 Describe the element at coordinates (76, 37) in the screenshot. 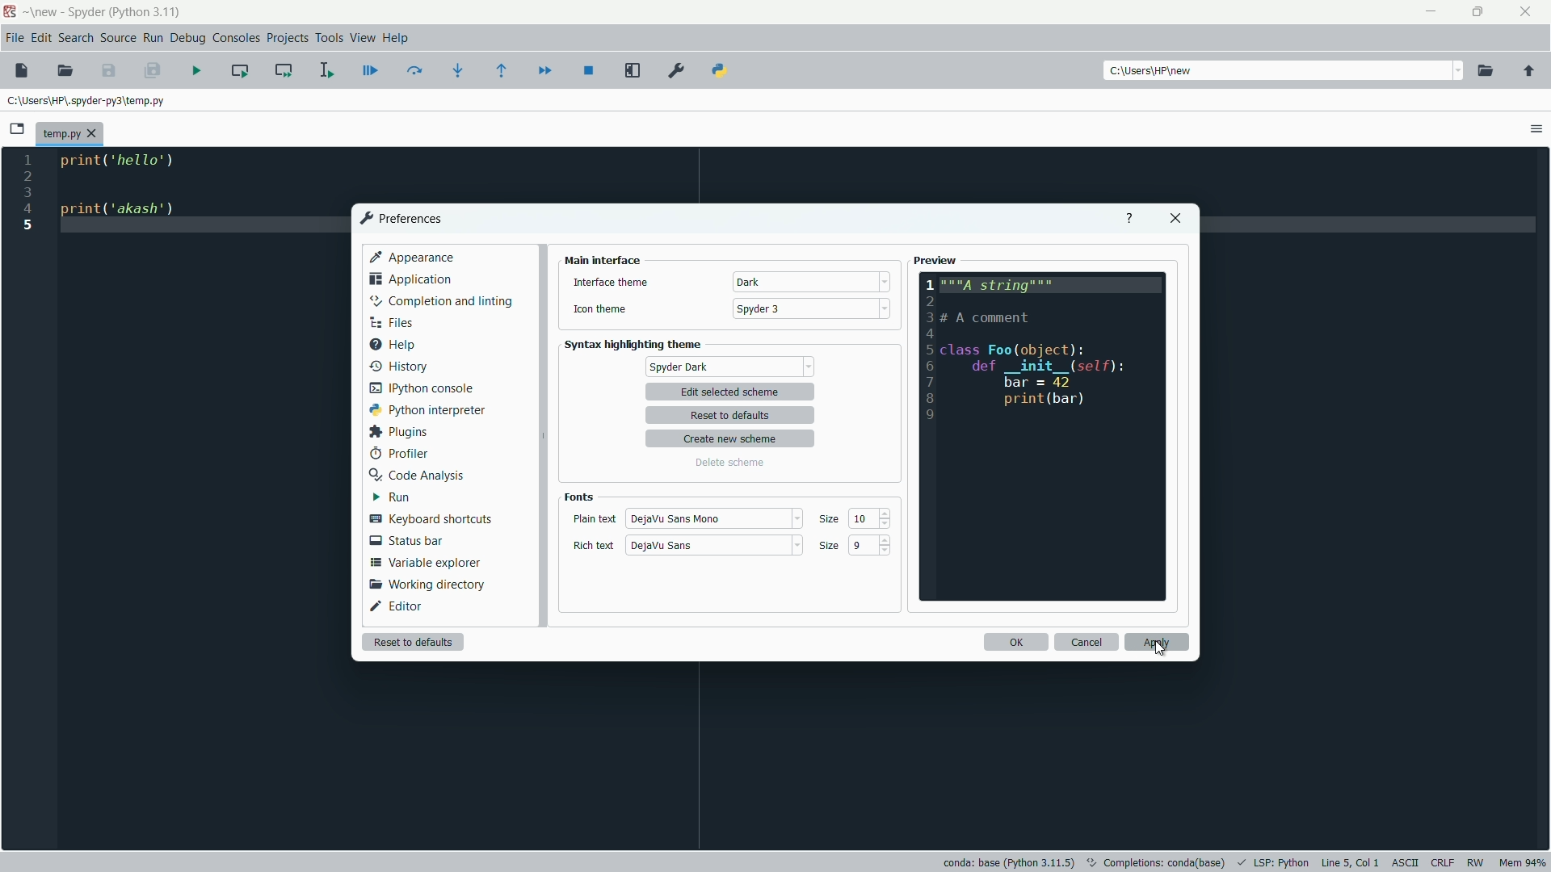

I see `search menu` at that location.